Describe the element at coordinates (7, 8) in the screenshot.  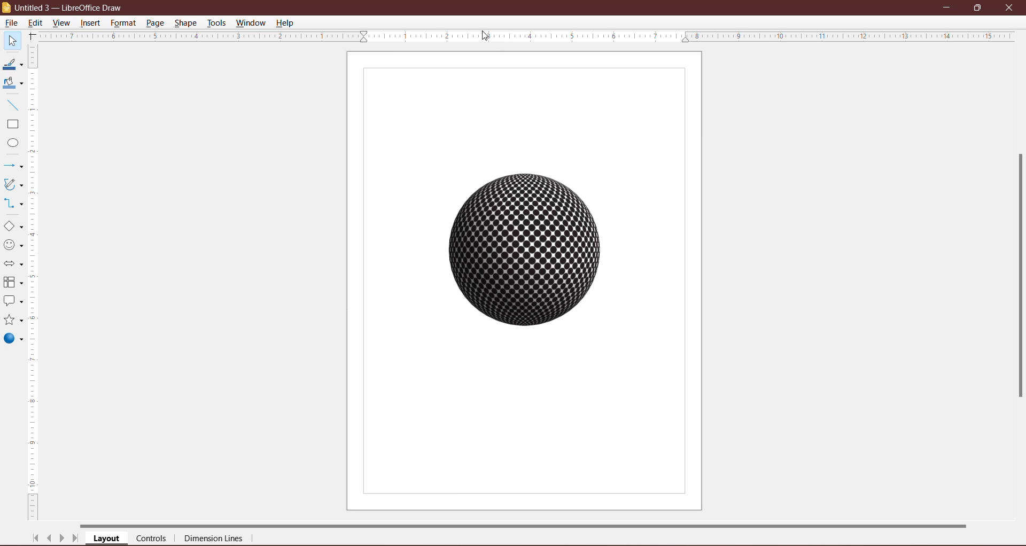
I see `Application Logo` at that location.